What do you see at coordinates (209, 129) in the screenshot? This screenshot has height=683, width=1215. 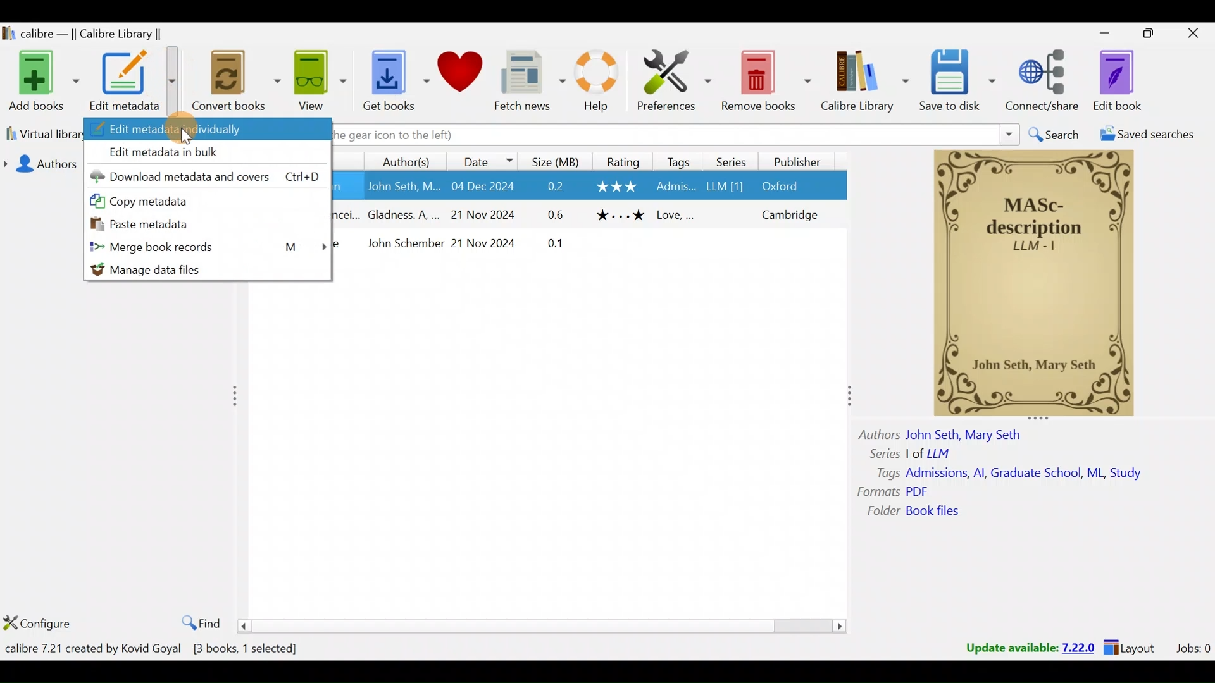 I see `Edit metadata individually` at bounding box center [209, 129].